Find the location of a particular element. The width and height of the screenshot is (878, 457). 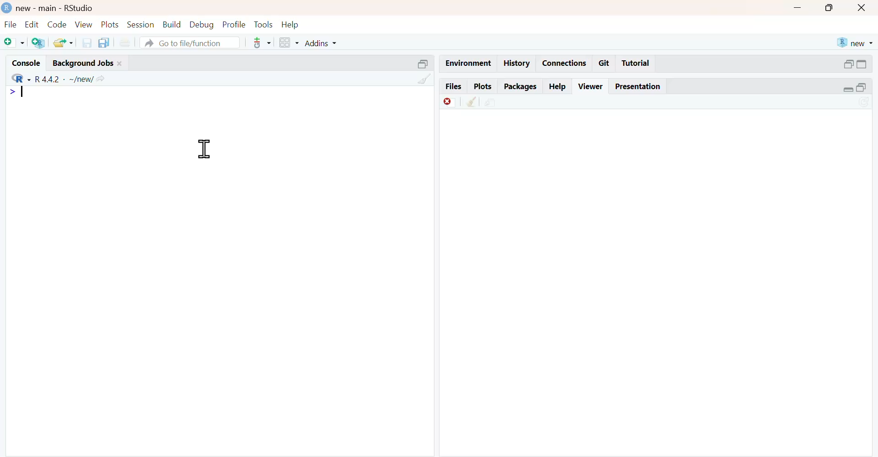

connections is located at coordinates (565, 64).